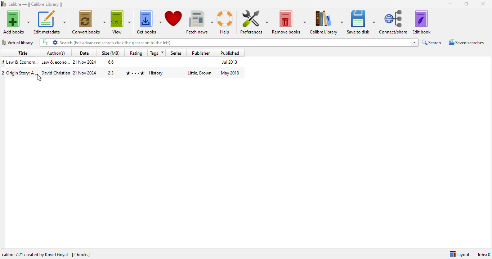  I want to click on published, so click(228, 53).